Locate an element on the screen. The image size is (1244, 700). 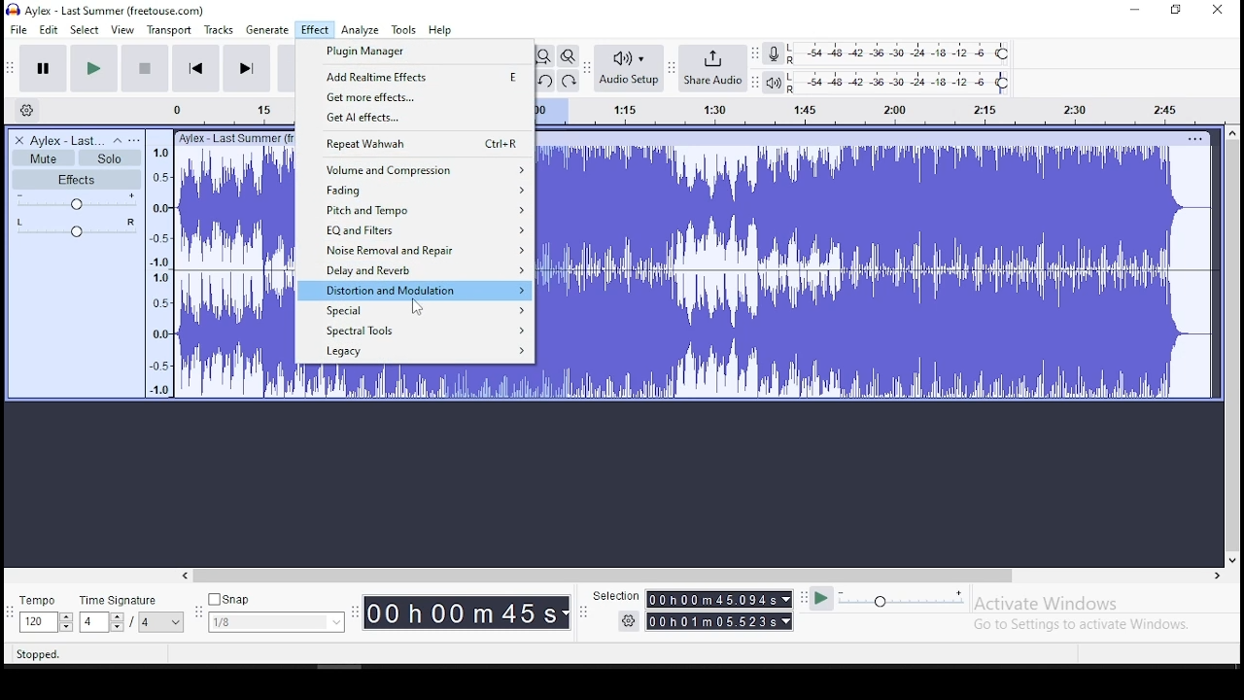
spectral tools is located at coordinates (414, 332).